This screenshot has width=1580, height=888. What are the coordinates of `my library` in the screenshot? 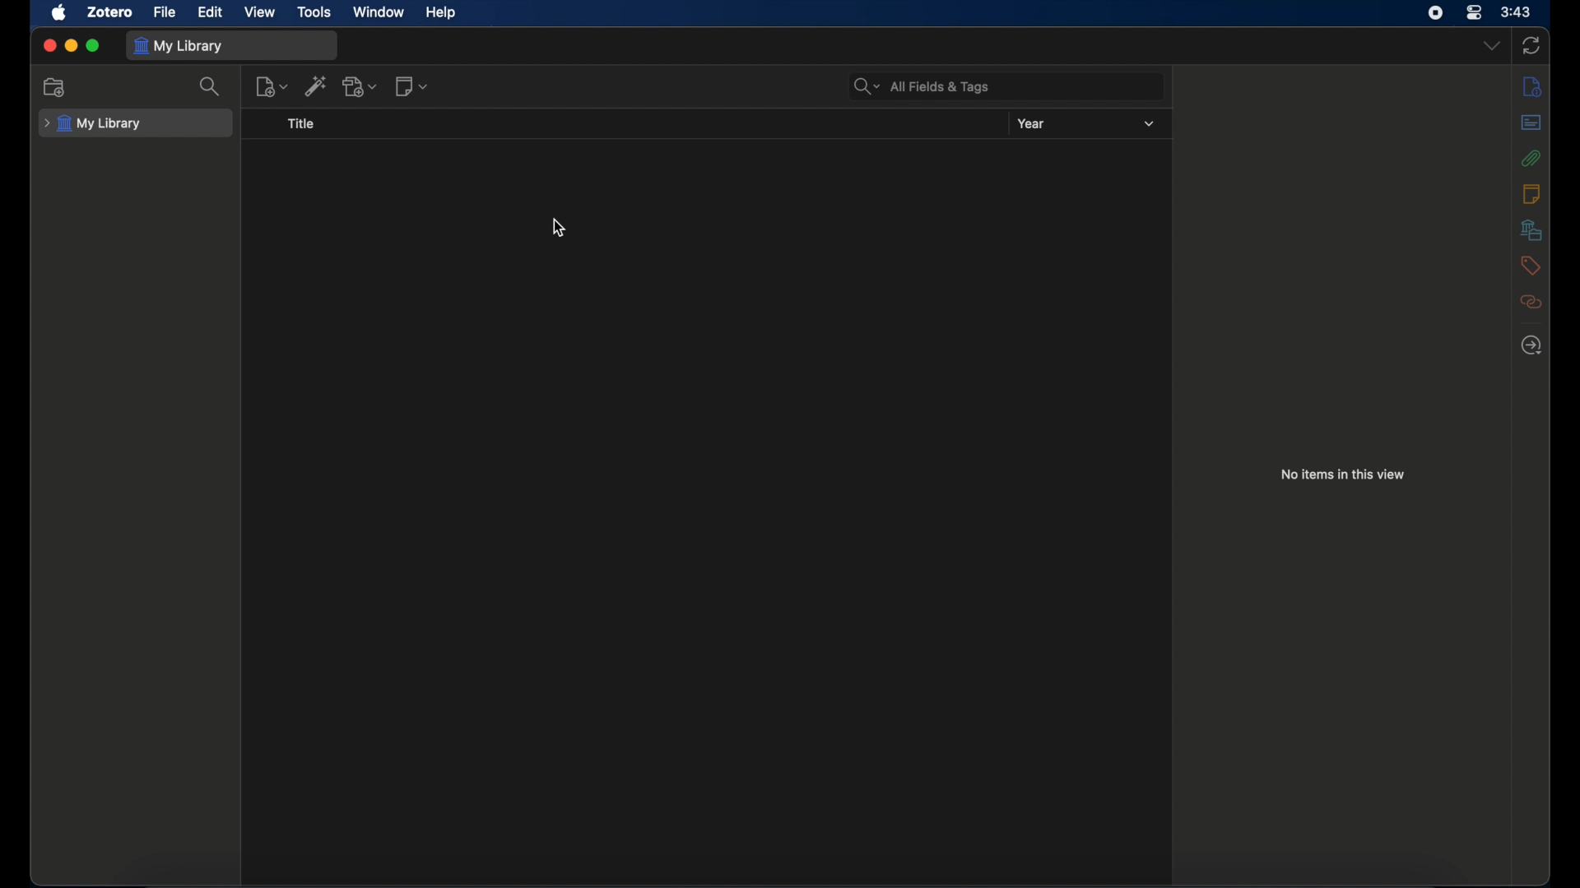 It's located at (92, 123).